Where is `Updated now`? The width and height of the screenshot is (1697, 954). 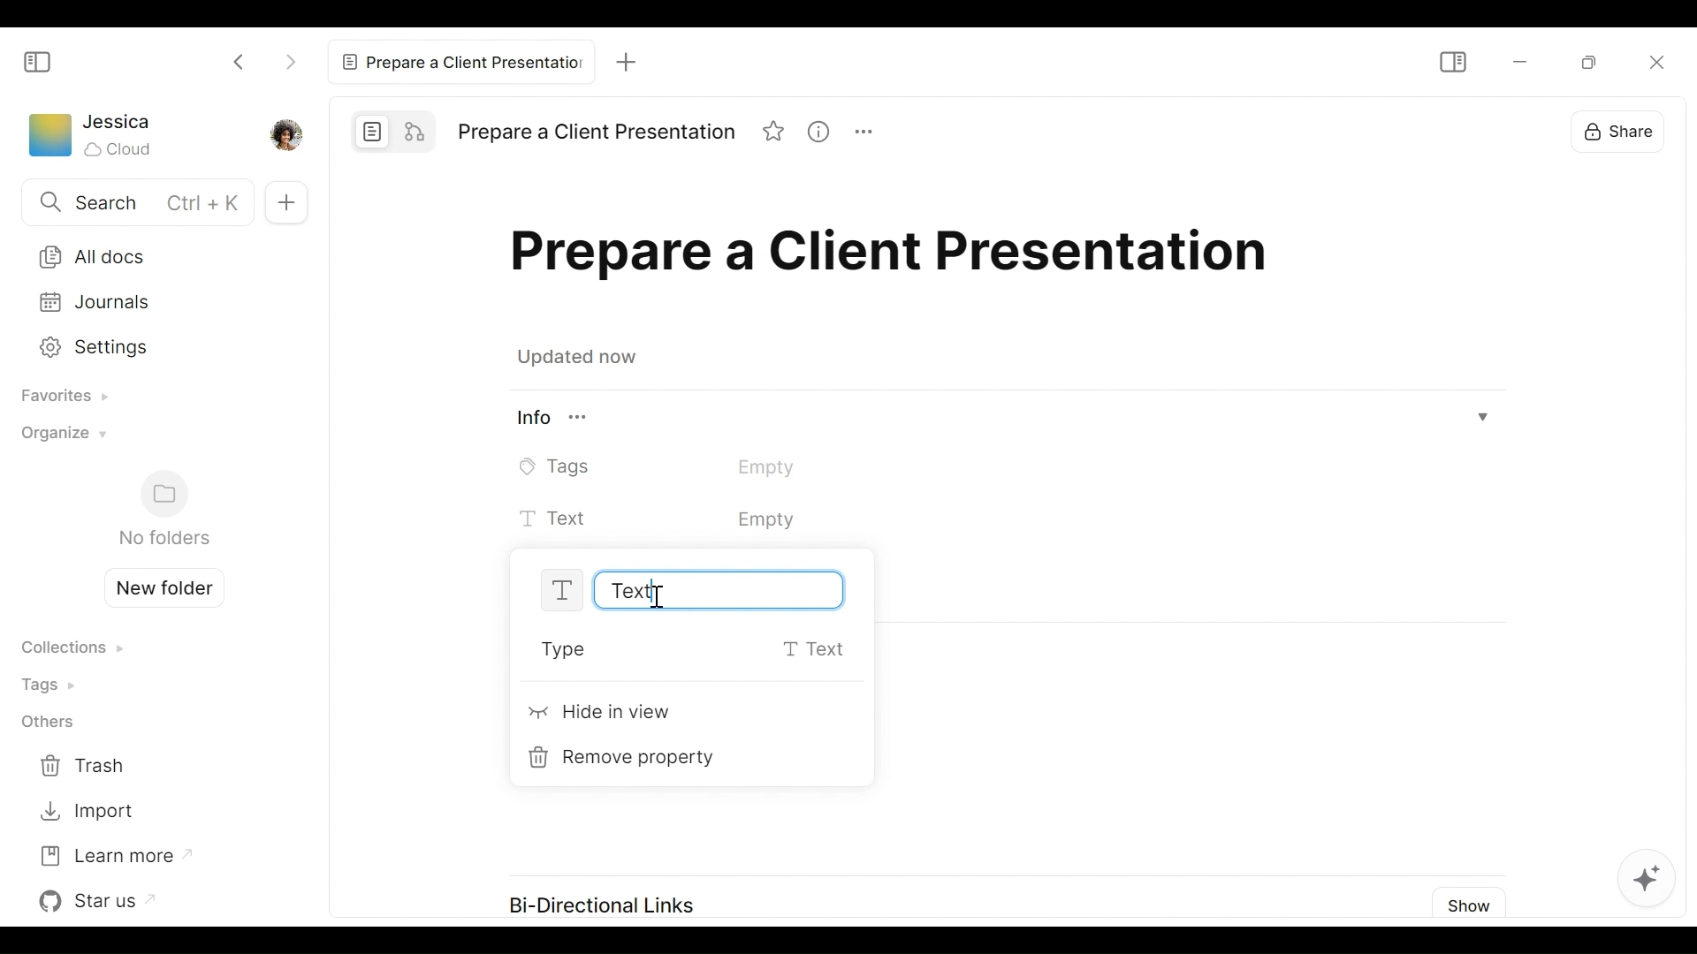
Updated now is located at coordinates (582, 360).